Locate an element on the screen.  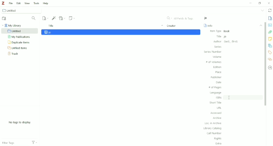
Short Title is located at coordinates (215, 102).